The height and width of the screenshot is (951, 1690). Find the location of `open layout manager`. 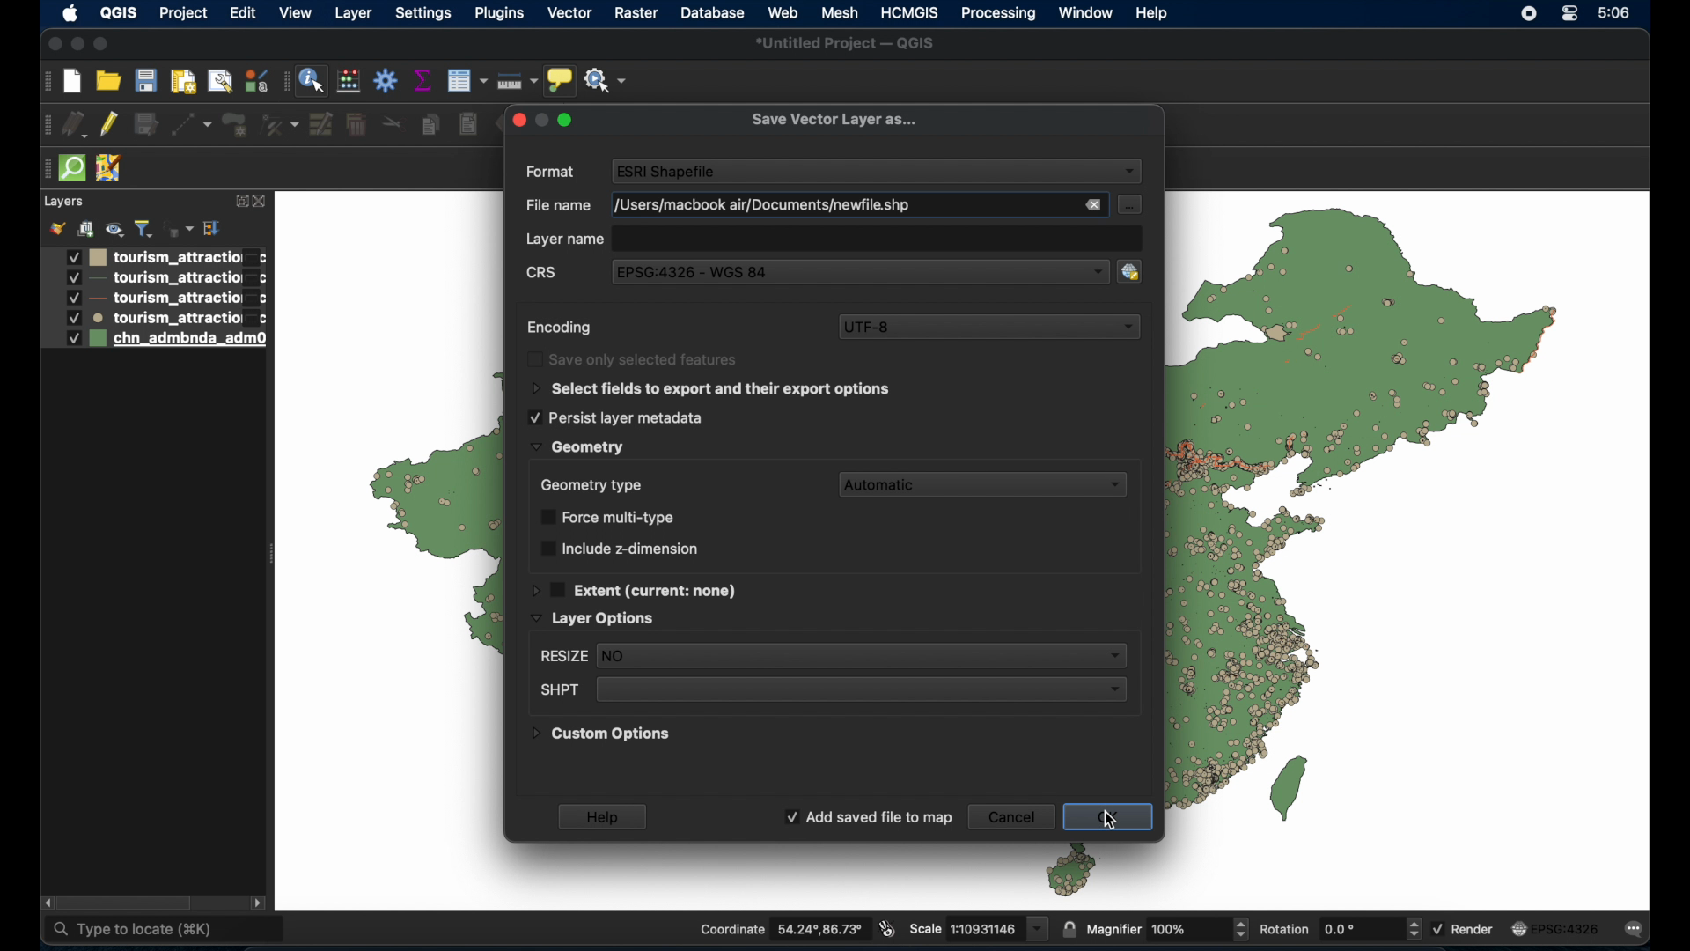

open layout manager is located at coordinates (221, 81).